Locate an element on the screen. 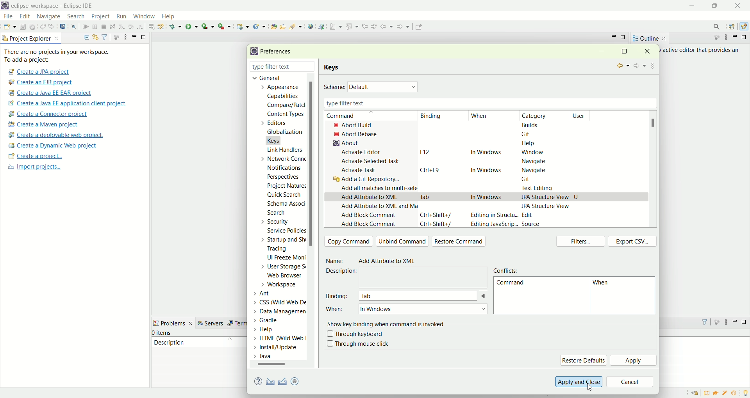  collapse all is located at coordinates (84, 37).